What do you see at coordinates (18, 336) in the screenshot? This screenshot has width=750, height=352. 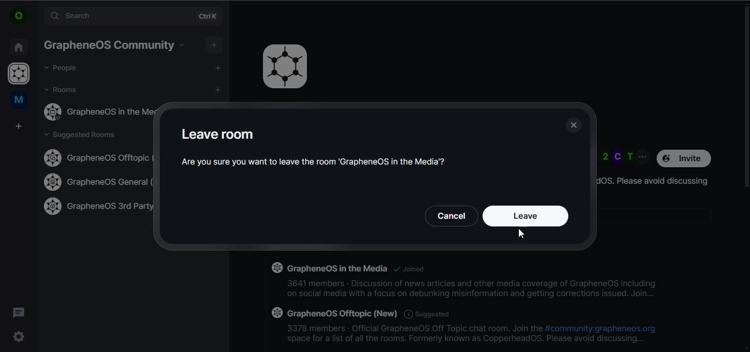 I see `quicker settings` at bounding box center [18, 336].